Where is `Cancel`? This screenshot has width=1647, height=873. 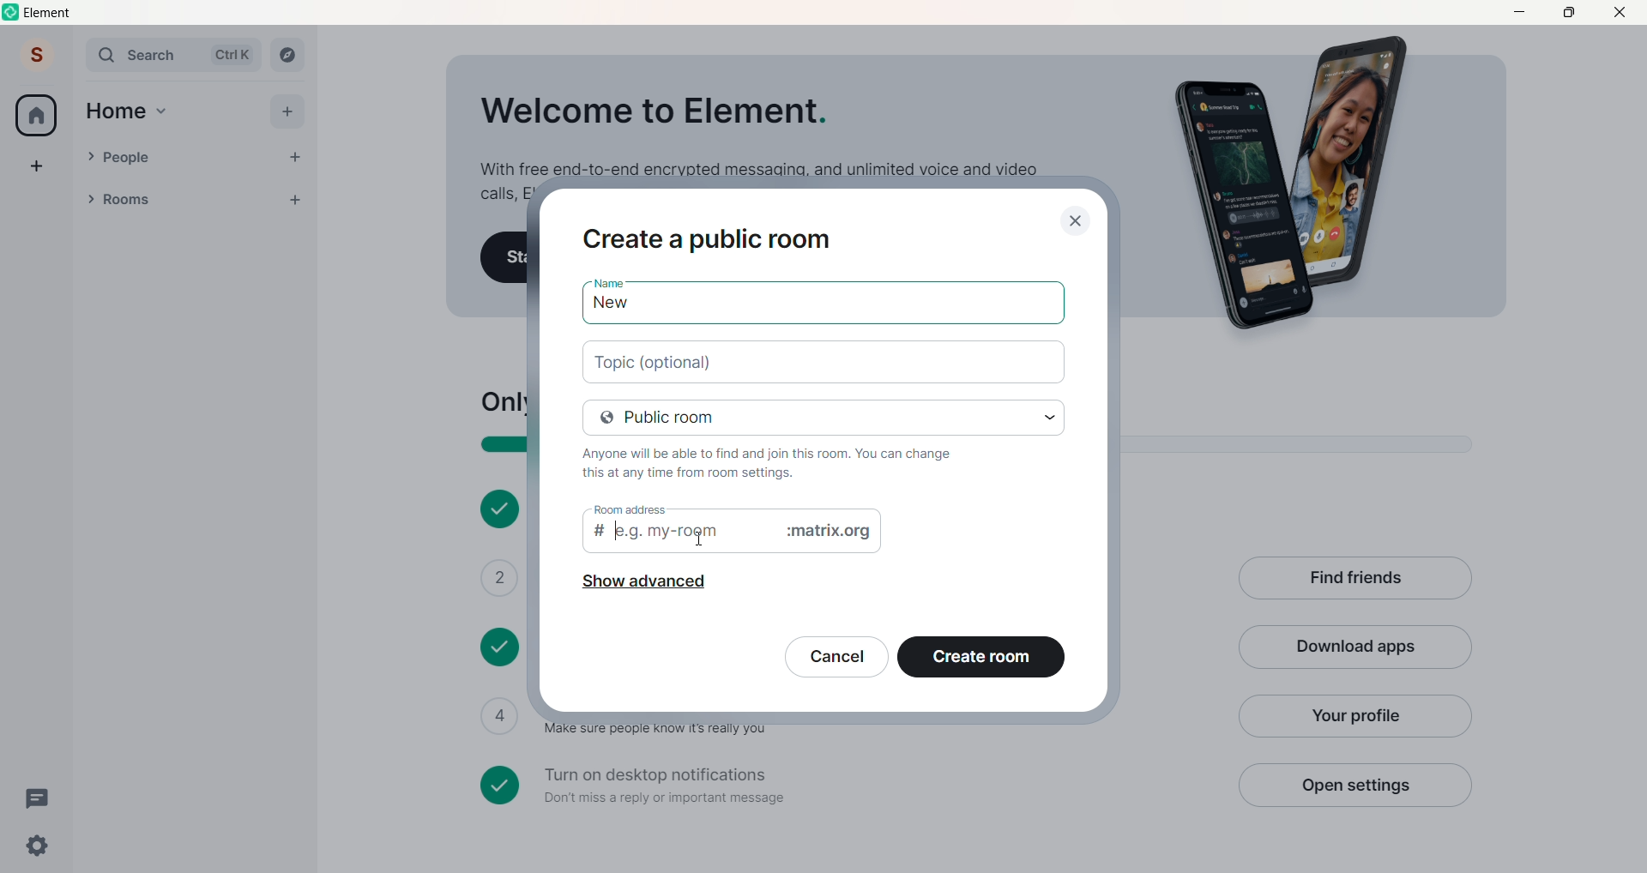
Cancel is located at coordinates (836, 660).